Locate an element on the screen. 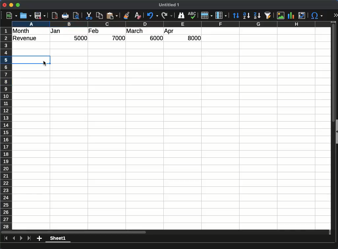 This screenshot has height=249, width=338. 6000 is located at coordinates (155, 38).